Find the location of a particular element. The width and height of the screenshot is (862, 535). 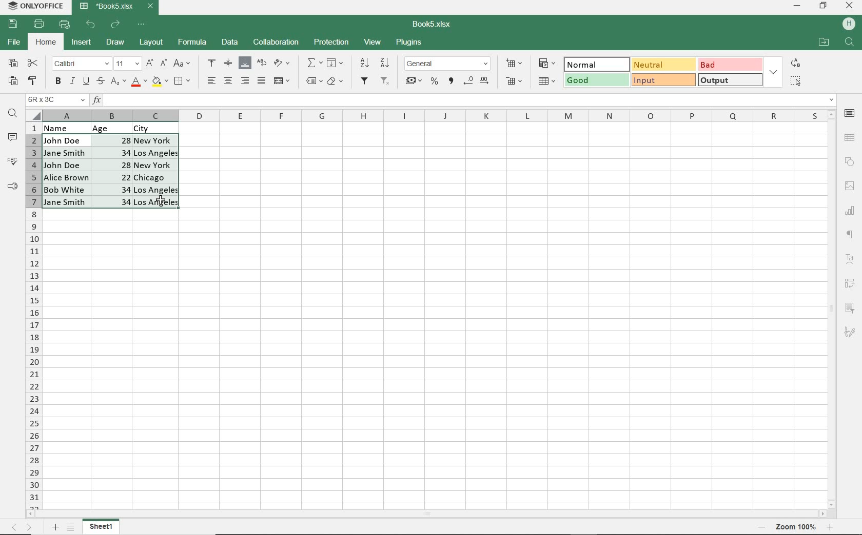

COLUMNS is located at coordinates (433, 115).